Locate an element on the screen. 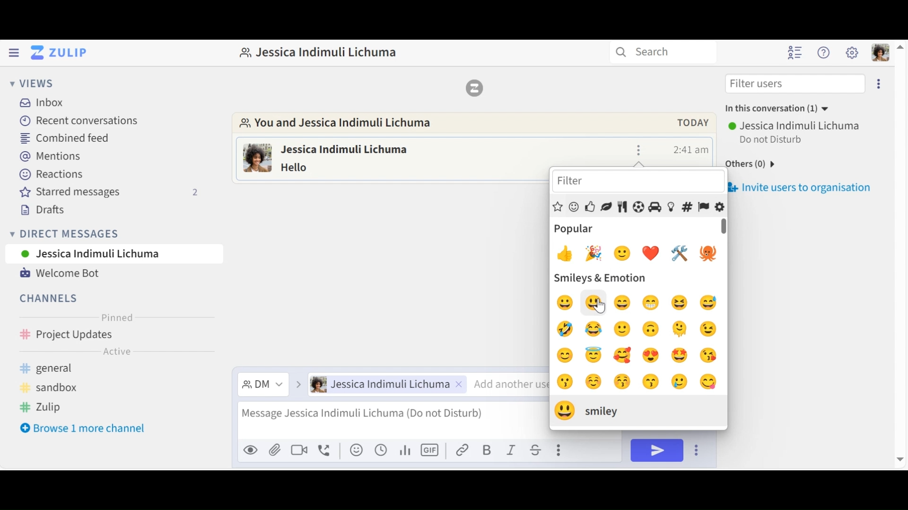  wink is located at coordinates (710, 329).